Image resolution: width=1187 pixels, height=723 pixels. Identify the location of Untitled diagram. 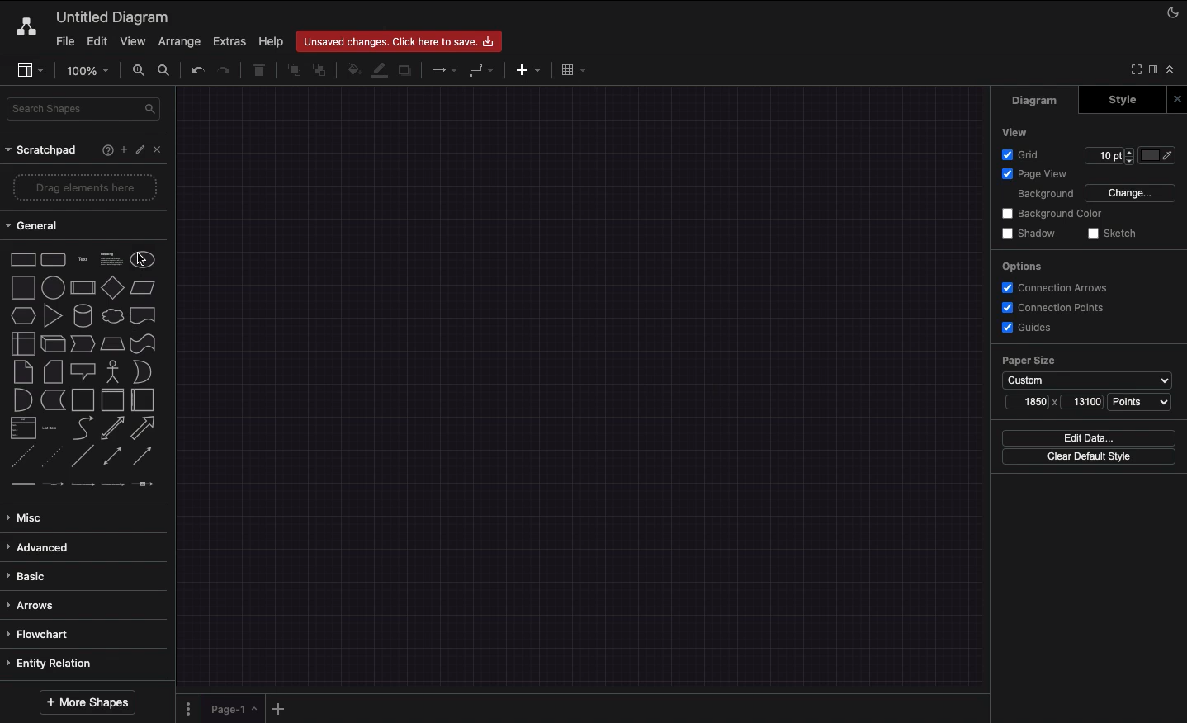
(113, 17).